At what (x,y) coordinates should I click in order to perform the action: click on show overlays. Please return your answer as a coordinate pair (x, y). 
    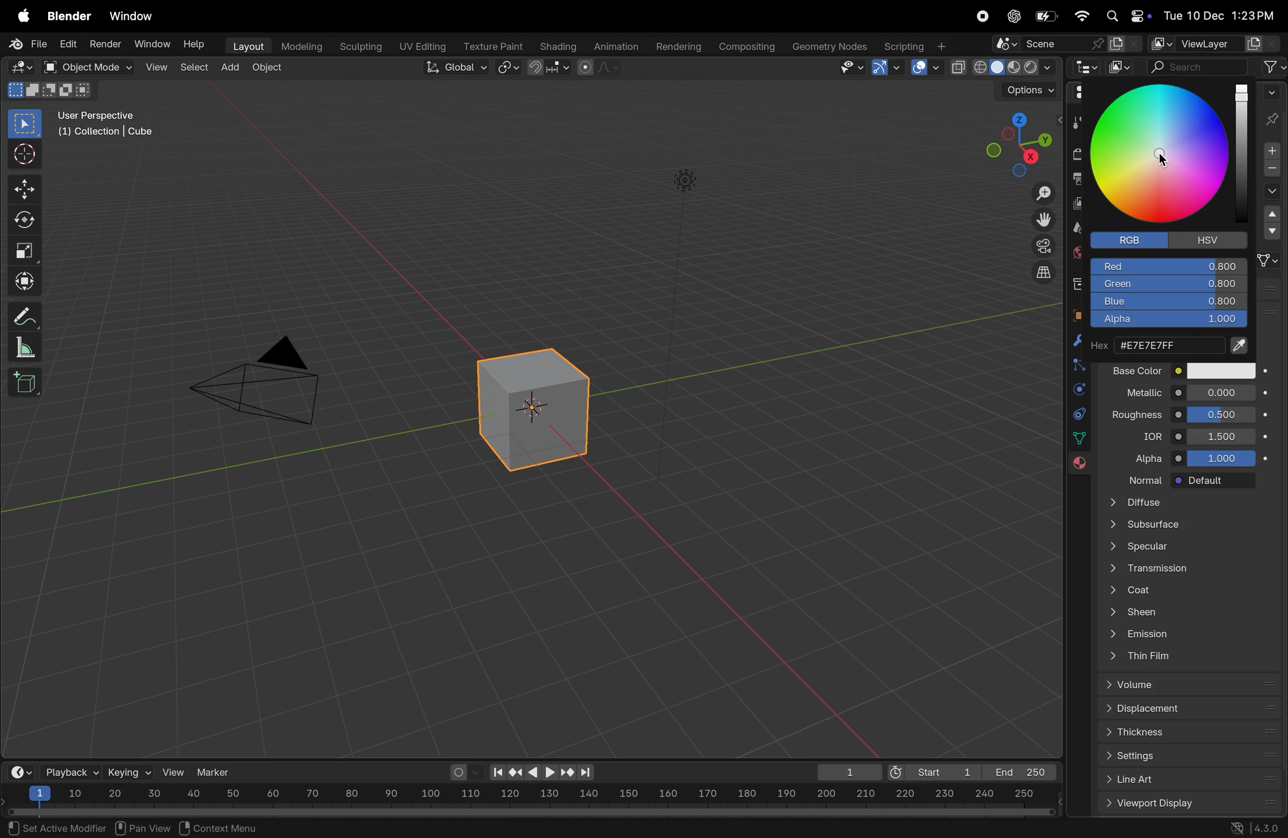
    Looking at the image, I should click on (924, 68).